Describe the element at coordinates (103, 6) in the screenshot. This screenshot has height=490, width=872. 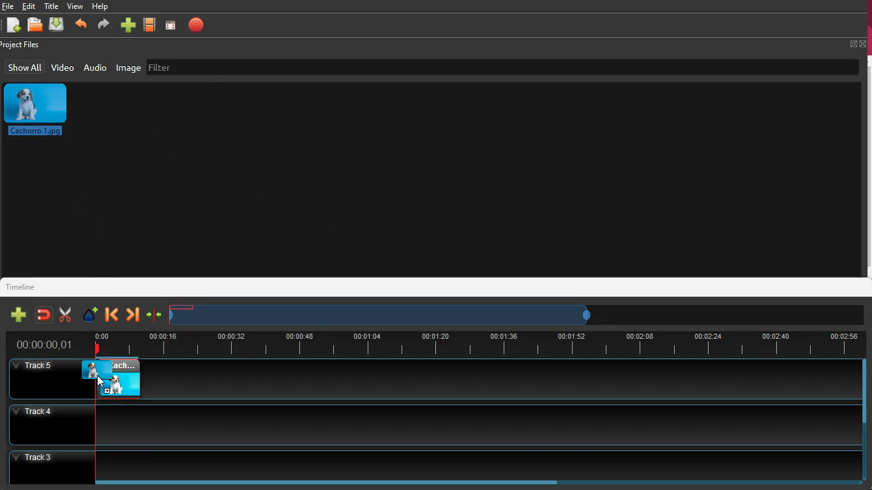
I see `help` at that location.